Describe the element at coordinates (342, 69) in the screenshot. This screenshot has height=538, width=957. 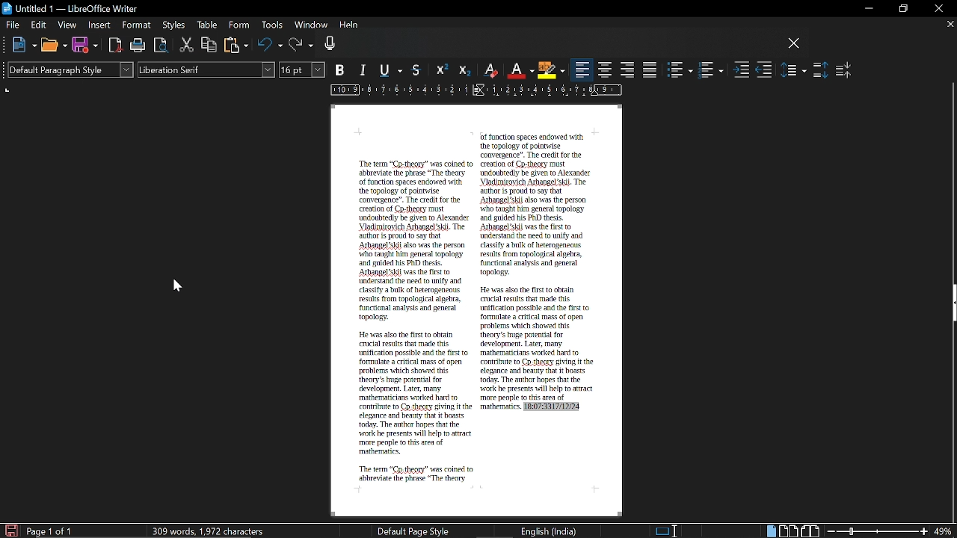
I see `BOld` at that location.